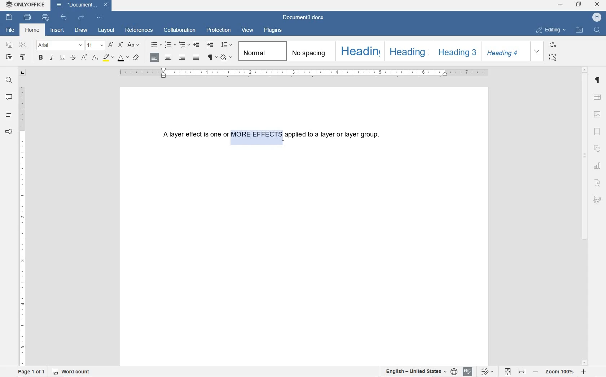 The image size is (606, 377). I want to click on ALIGN CENTER, so click(168, 58).